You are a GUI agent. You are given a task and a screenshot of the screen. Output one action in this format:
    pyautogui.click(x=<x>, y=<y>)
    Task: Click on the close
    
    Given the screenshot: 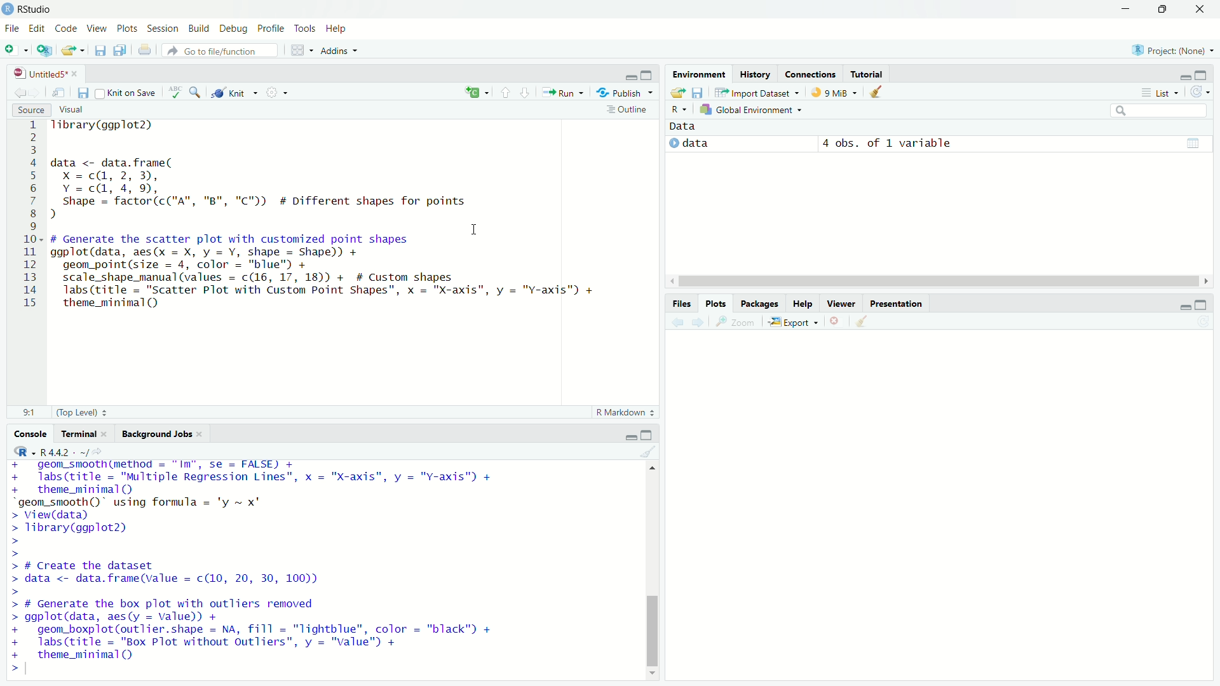 What is the action you would take?
    pyautogui.click(x=199, y=434)
    